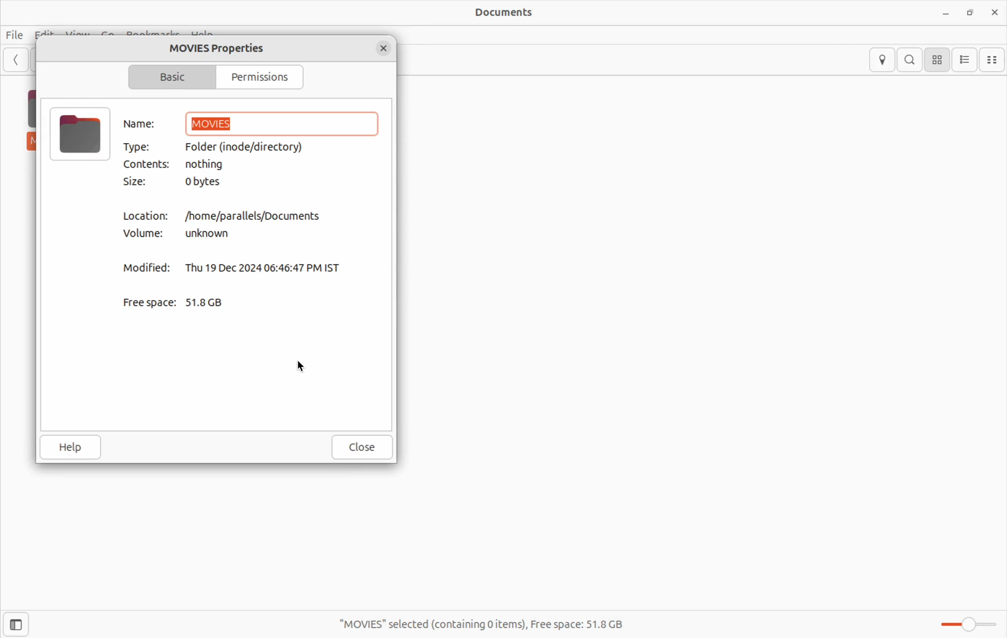 The width and height of the screenshot is (1007, 638). What do you see at coordinates (18, 62) in the screenshot?
I see `Previous` at bounding box center [18, 62].